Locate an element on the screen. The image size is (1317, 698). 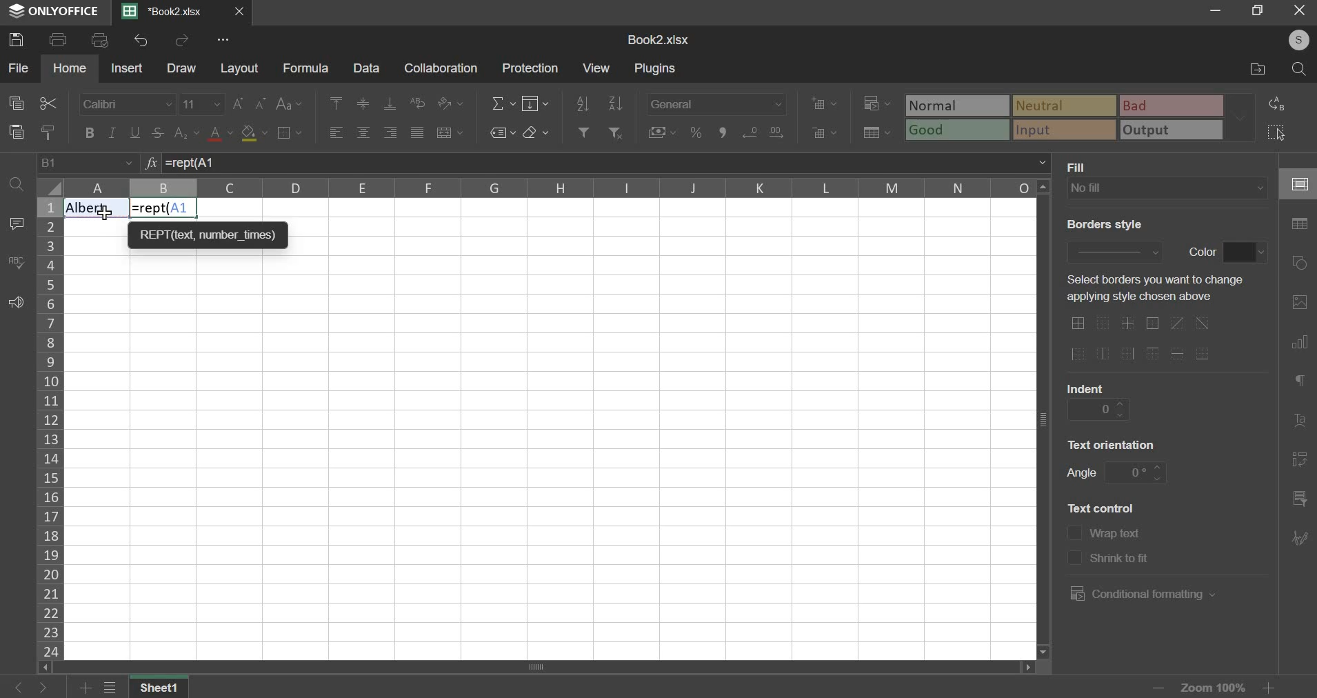
subscript & superscript is located at coordinates (187, 132).